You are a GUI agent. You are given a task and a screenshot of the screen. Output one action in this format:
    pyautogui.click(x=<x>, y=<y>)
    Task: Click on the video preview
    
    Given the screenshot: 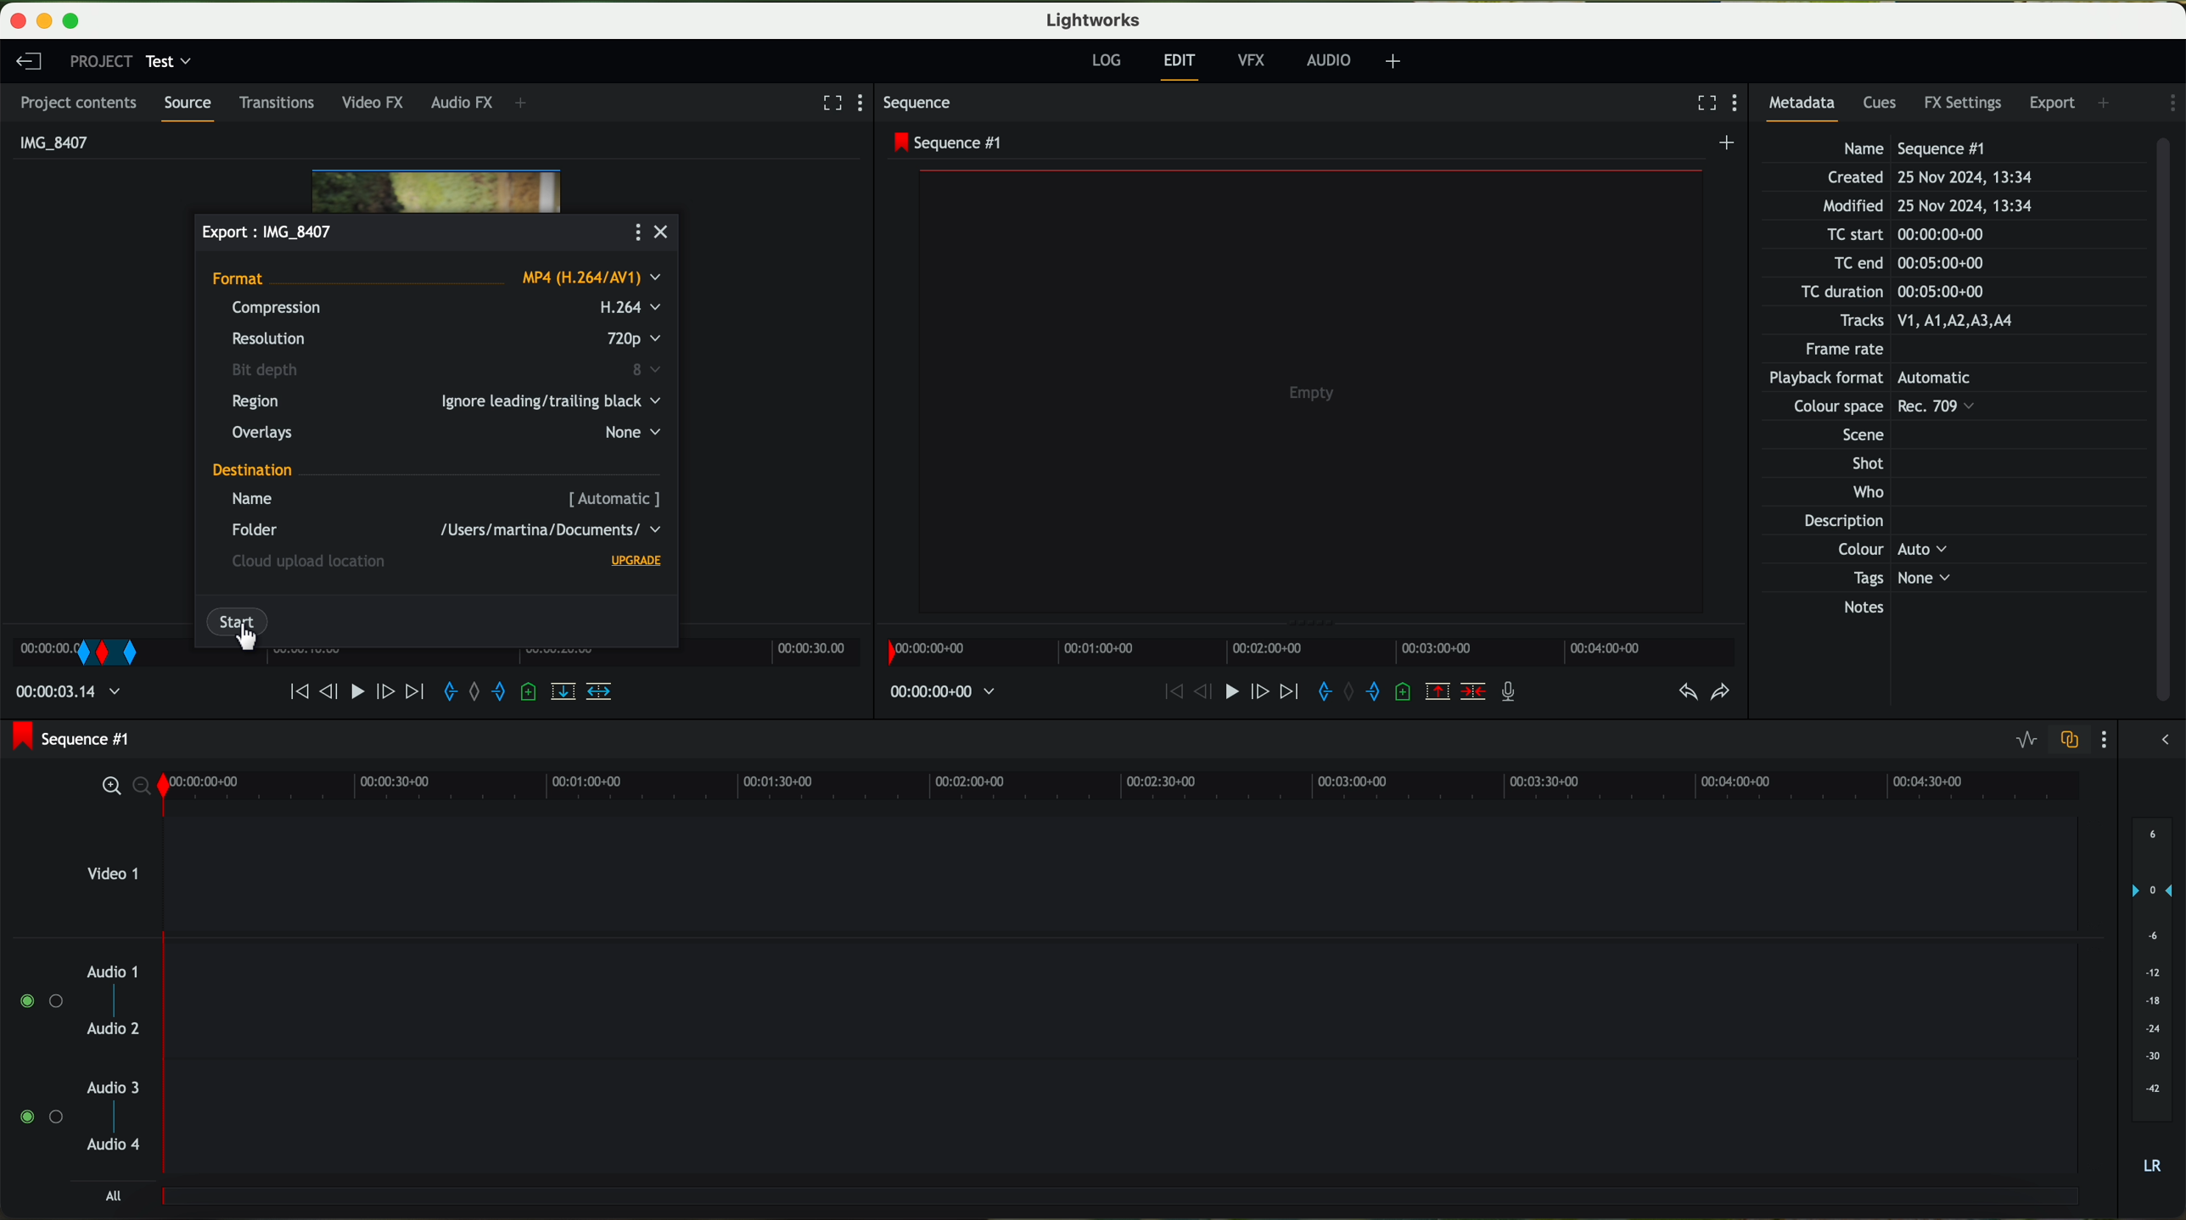 What is the action you would take?
    pyautogui.click(x=1311, y=389)
    